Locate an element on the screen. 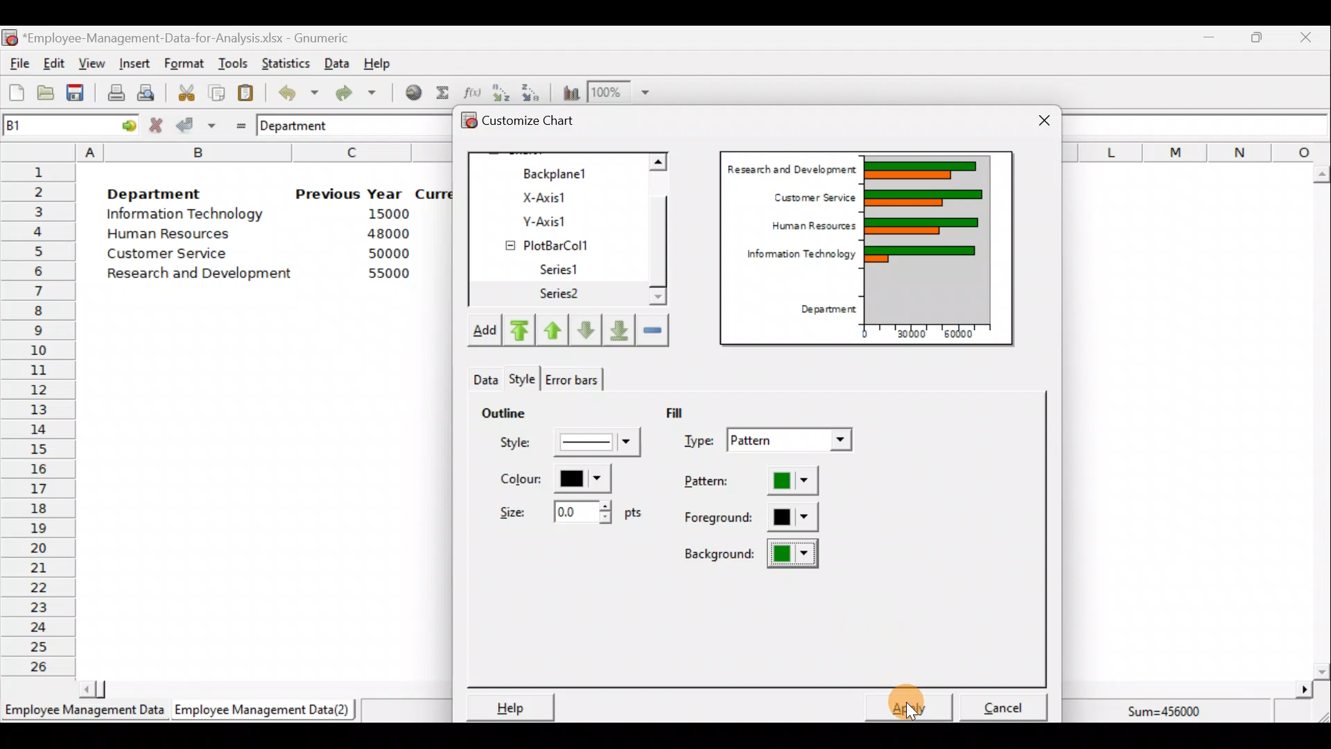  Print preview is located at coordinates (146, 91).